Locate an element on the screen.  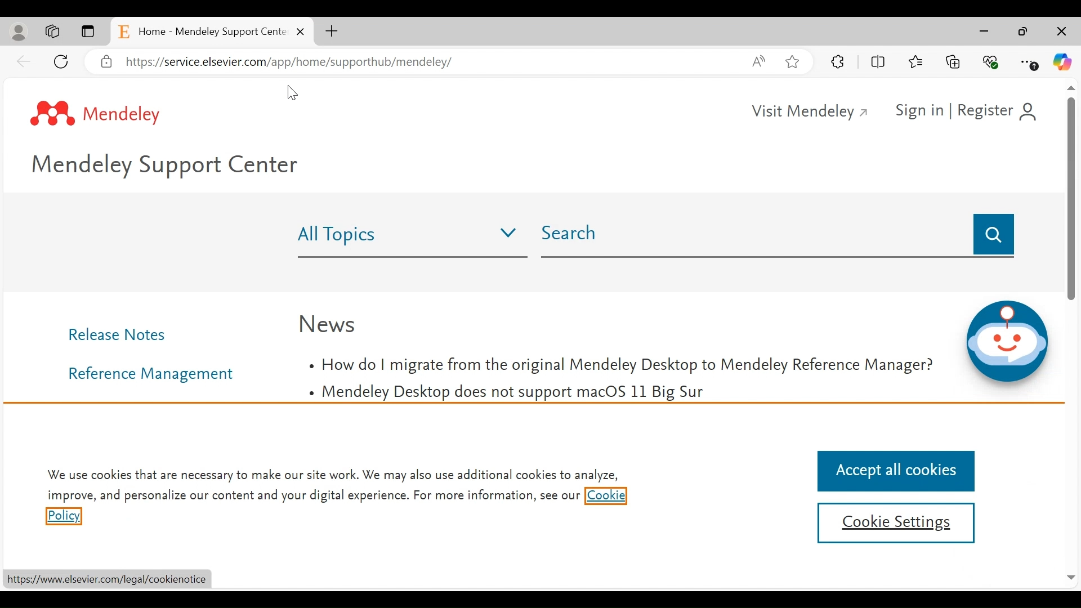
Mendeley Support Center is located at coordinates (172, 168).